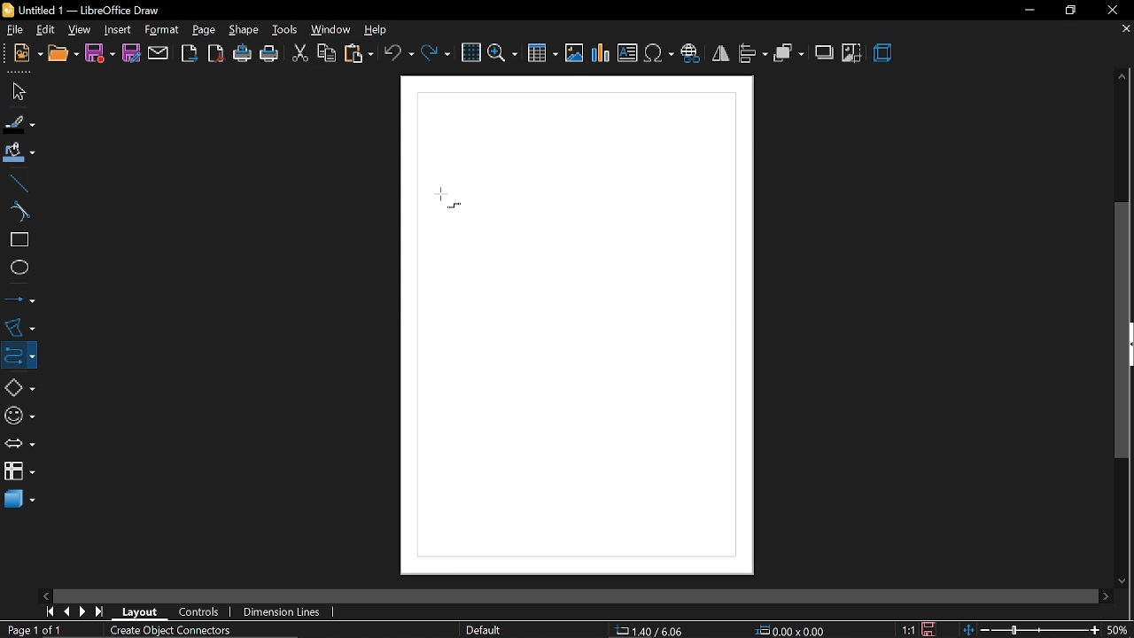 This screenshot has width=1134, height=638. I want to click on copy, so click(325, 55).